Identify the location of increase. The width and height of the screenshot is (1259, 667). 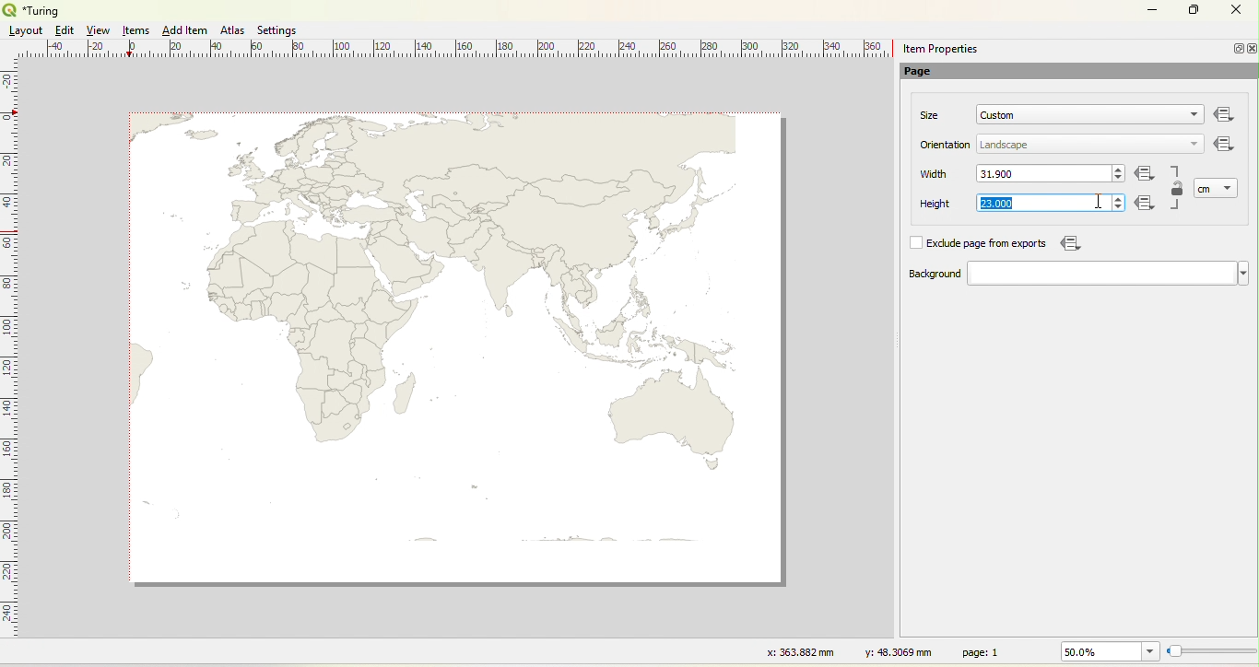
(1116, 197).